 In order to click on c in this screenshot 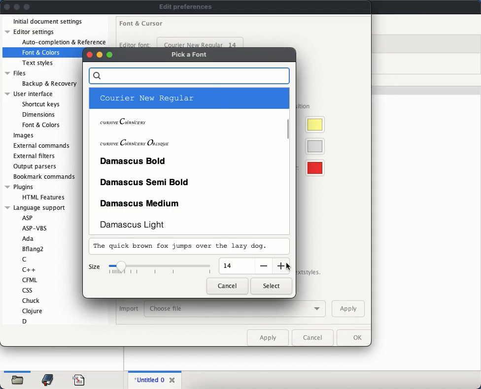, I will do `click(24, 260)`.